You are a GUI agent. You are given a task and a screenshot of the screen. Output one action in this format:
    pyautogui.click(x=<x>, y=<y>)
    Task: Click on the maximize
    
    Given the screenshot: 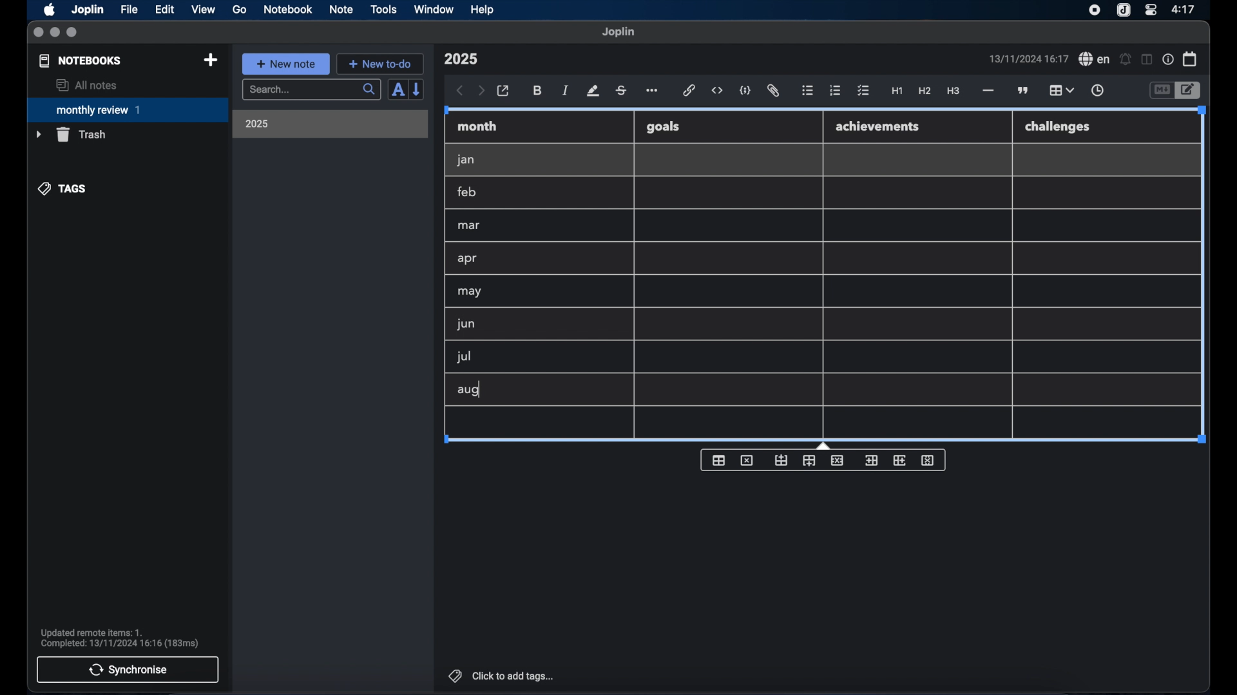 What is the action you would take?
    pyautogui.click(x=73, y=33)
    